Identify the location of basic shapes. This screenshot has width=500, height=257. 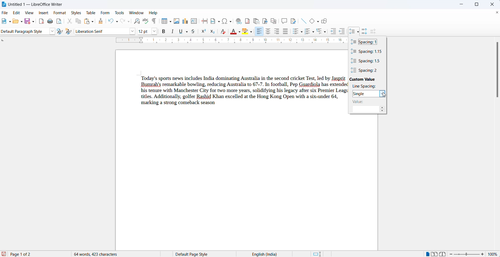
(311, 22).